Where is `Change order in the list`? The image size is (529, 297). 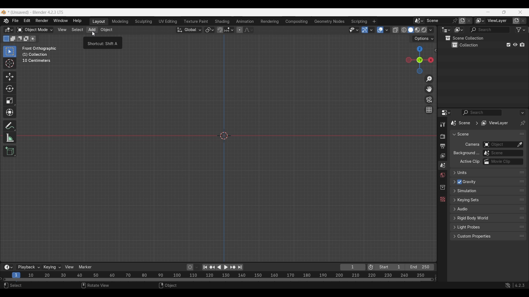
Change order in the list is located at coordinates (522, 182).